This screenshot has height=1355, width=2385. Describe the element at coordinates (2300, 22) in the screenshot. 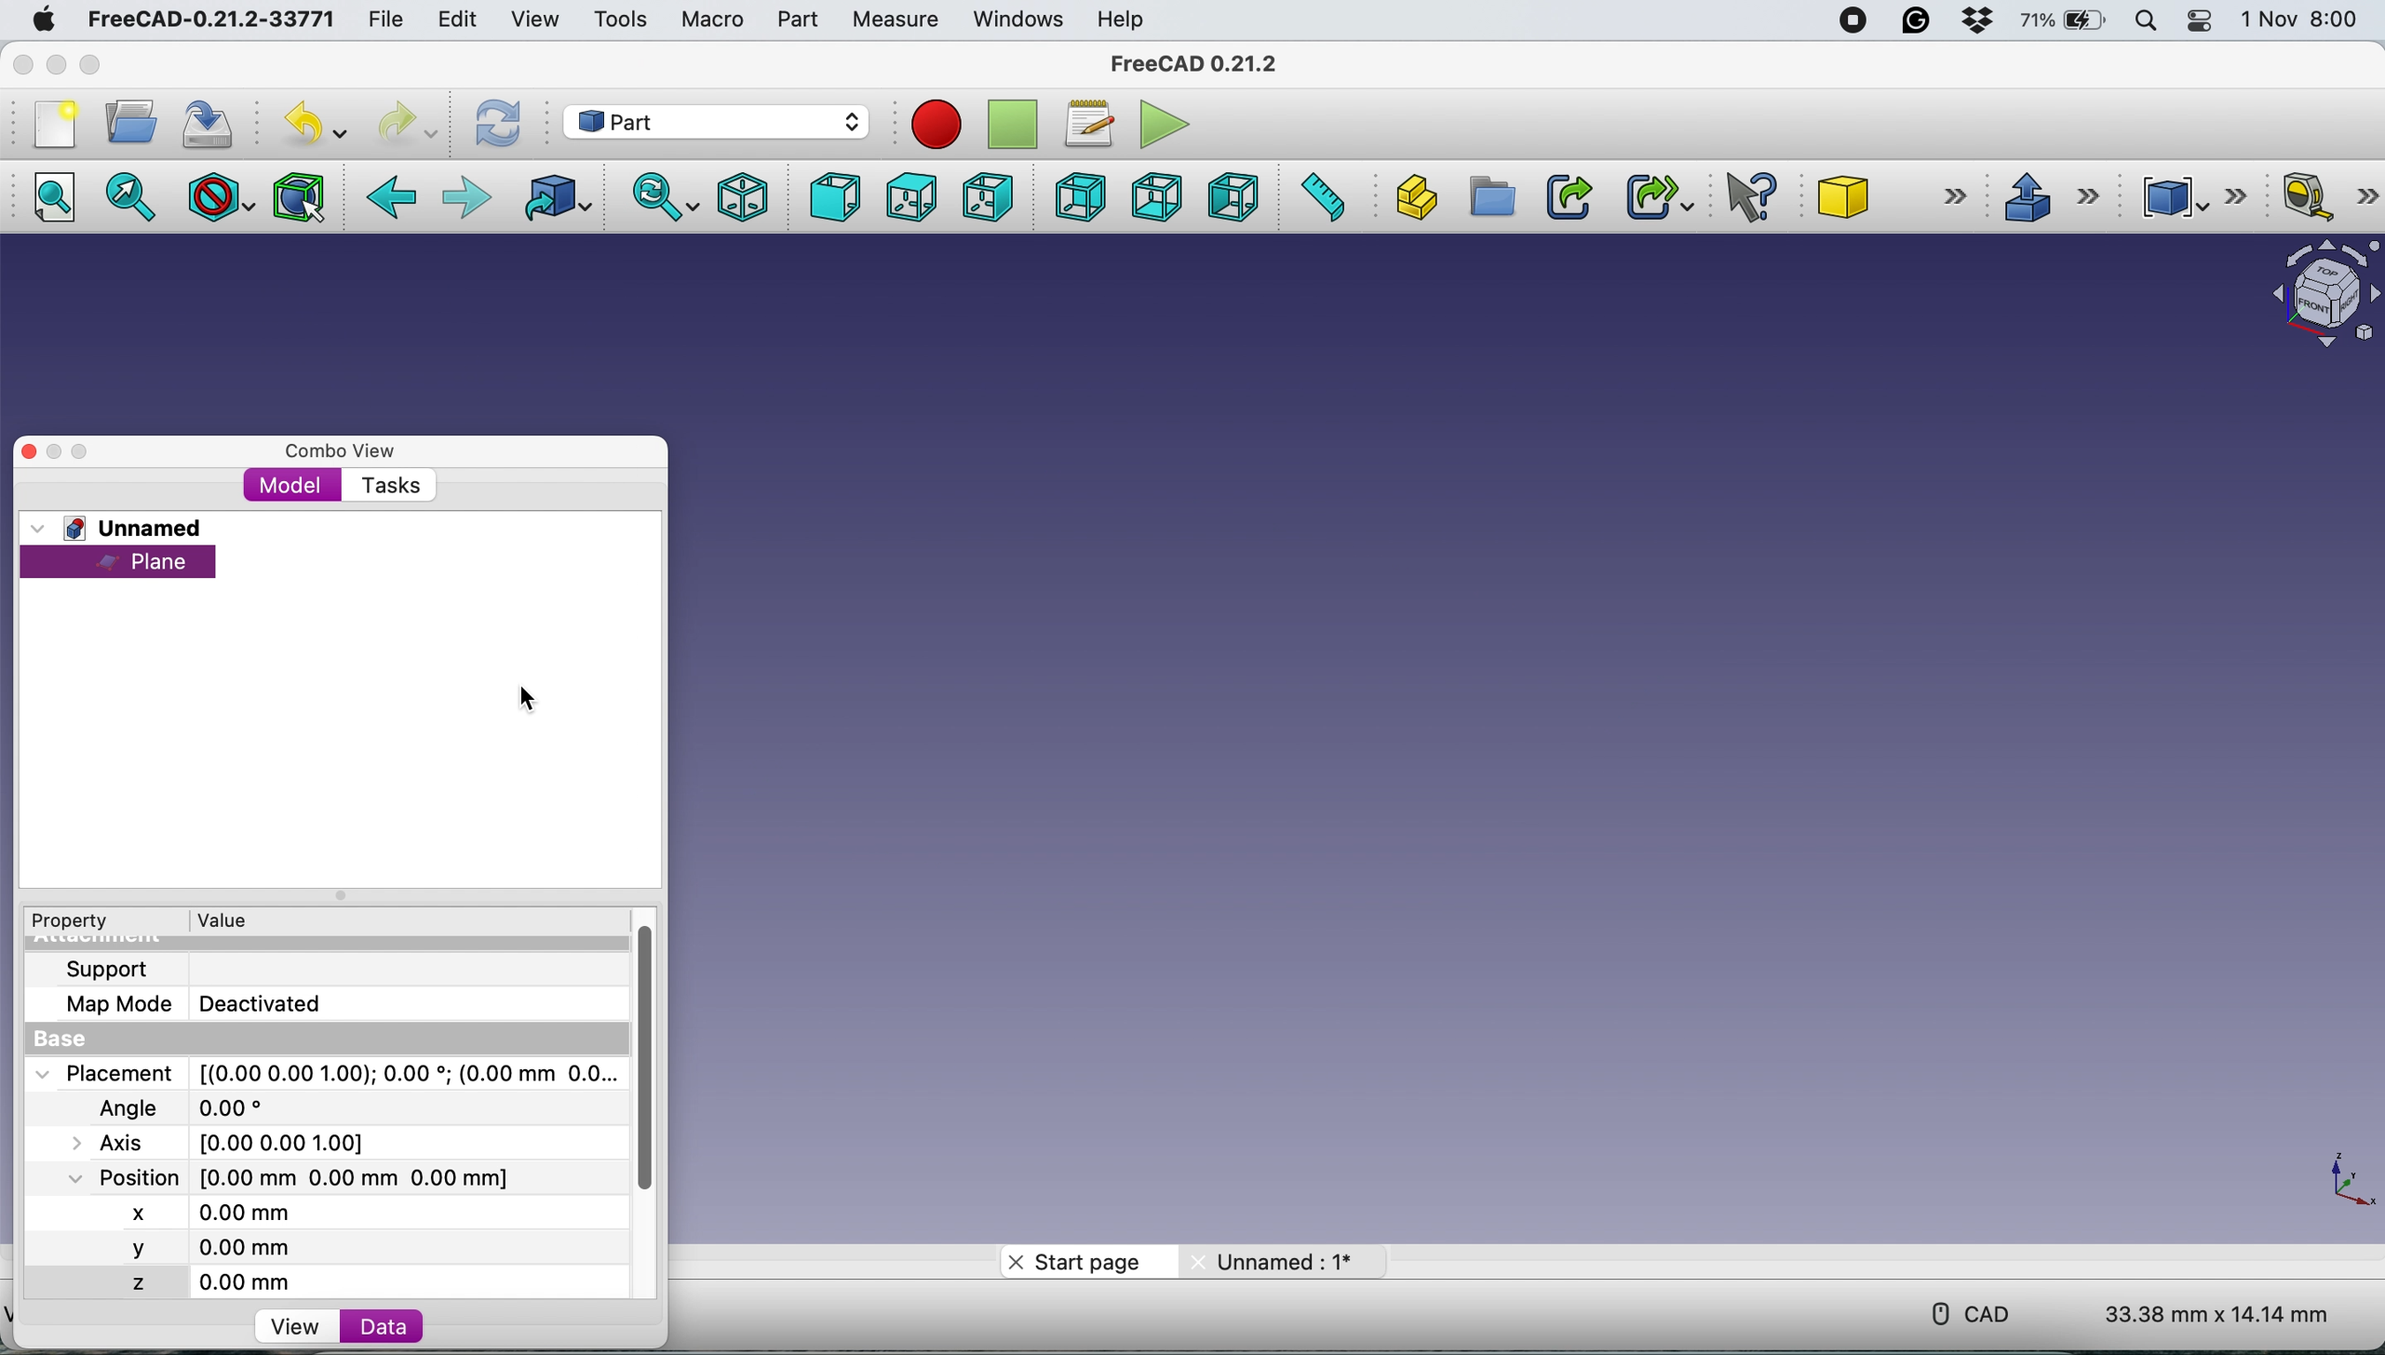

I see `1 Nov 8:00` at that location.